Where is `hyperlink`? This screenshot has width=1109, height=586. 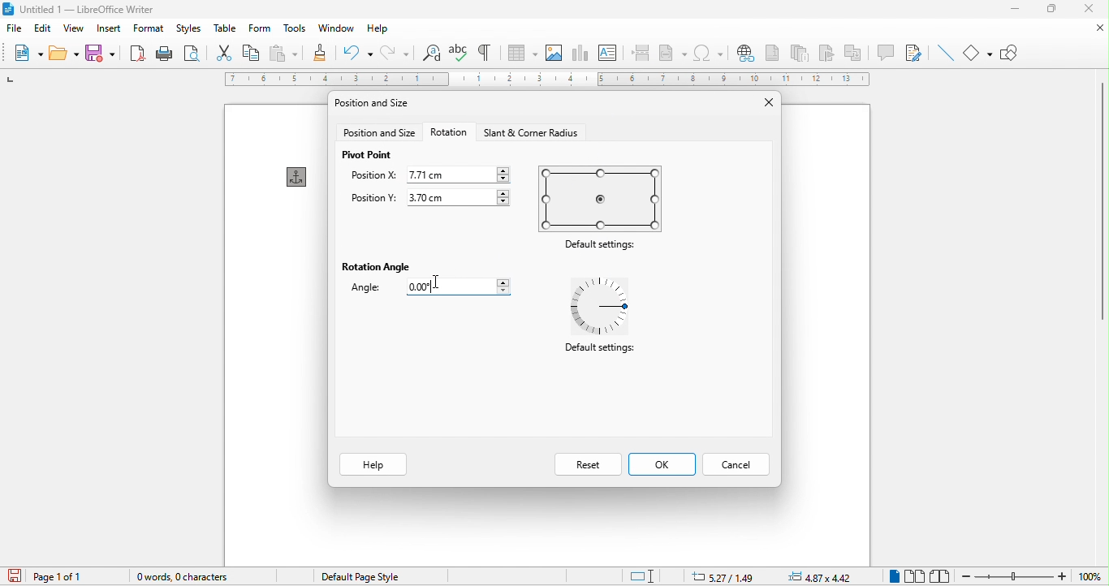
hyperlink is located at coordinates (744, 53).